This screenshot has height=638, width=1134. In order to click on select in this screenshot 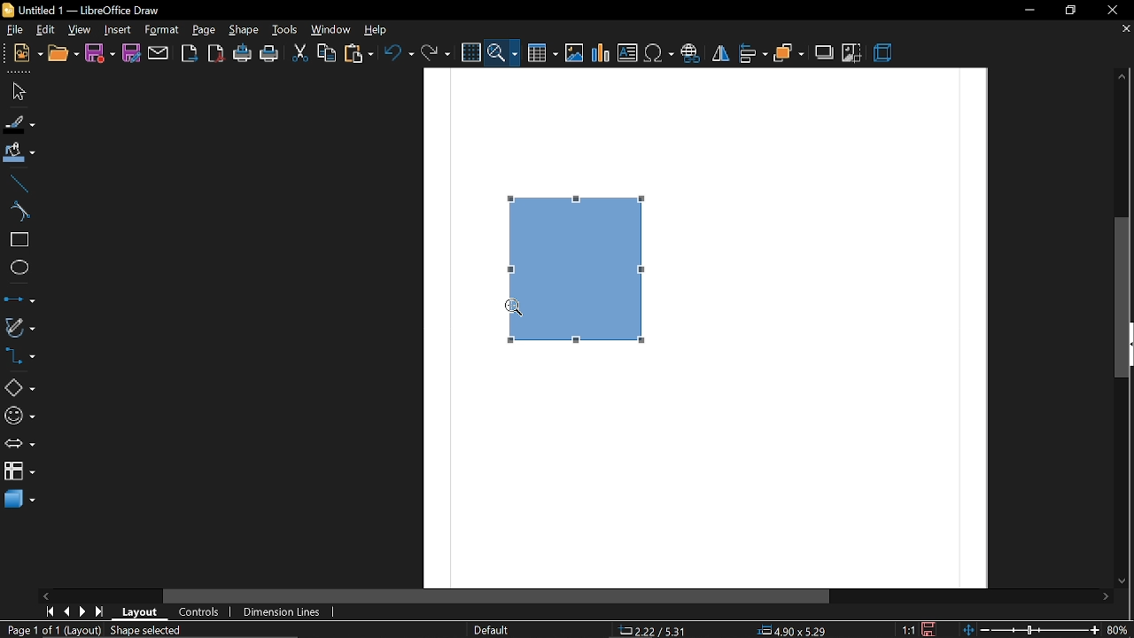, I will do `click(19, 92)`.